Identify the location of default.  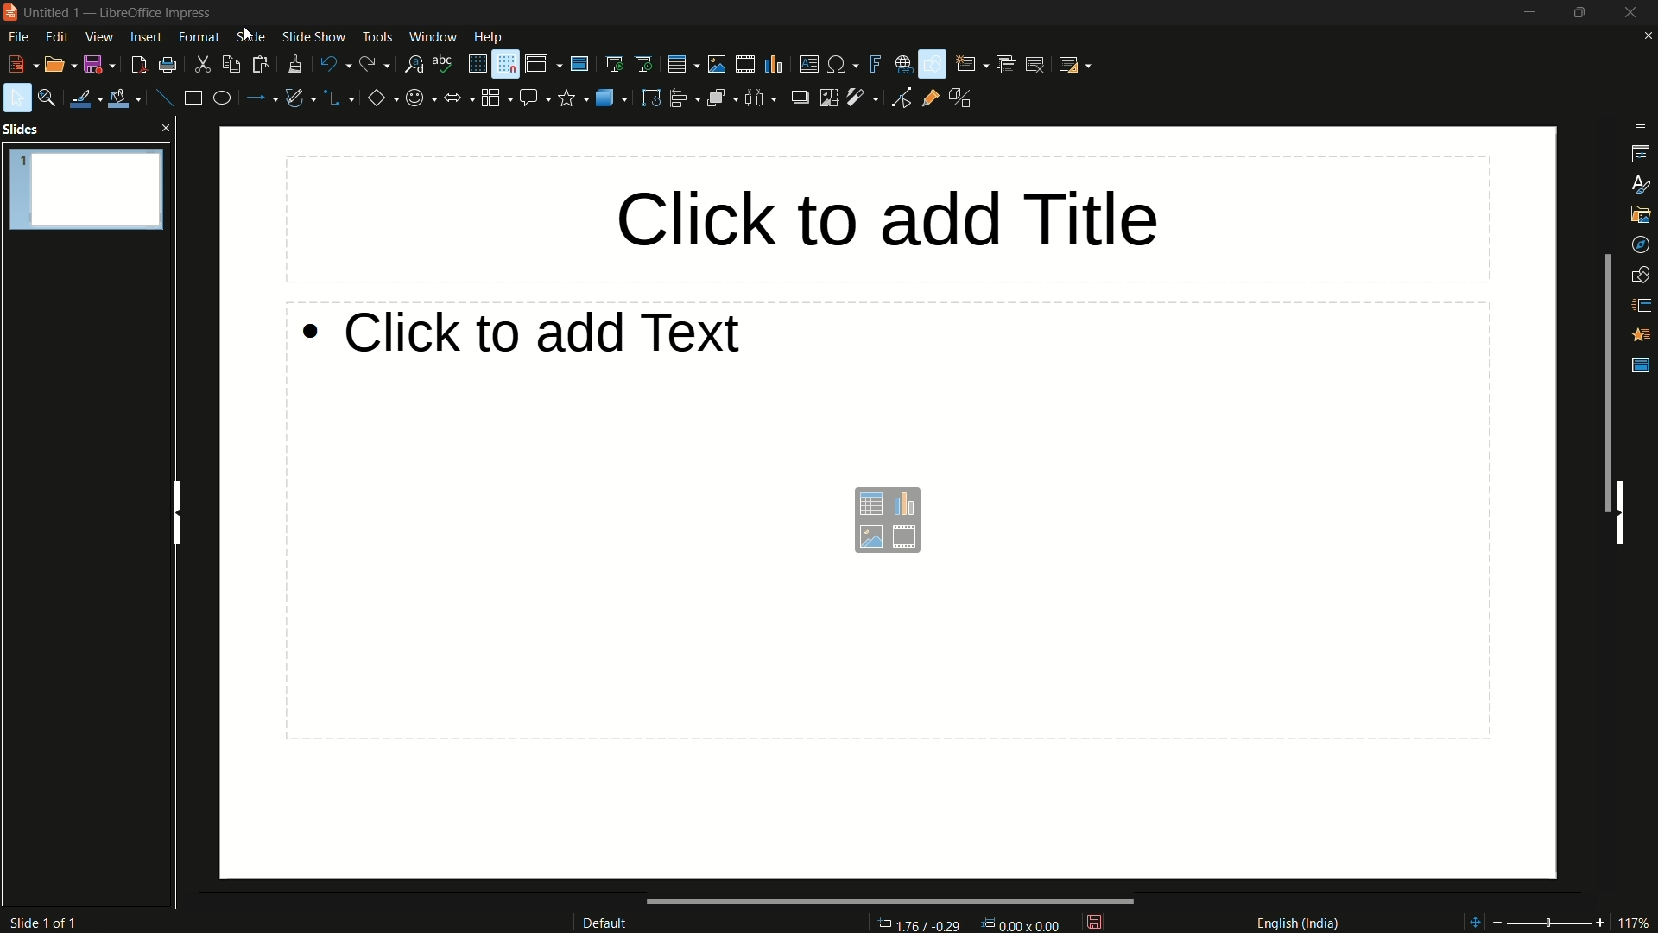
(607, 923).